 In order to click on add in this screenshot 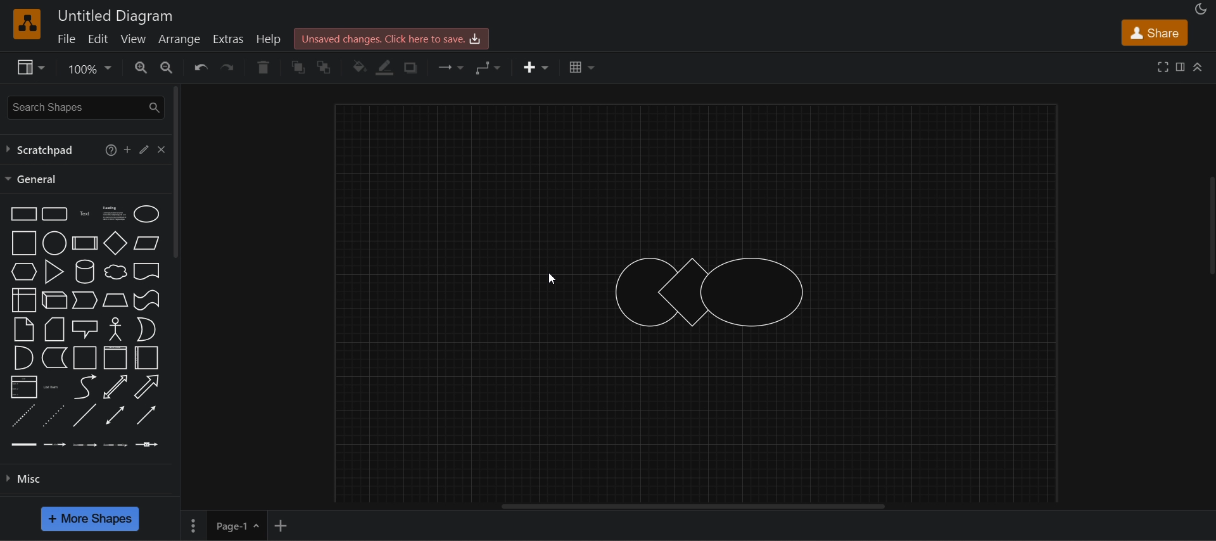, I will do `click(127, 149)`.